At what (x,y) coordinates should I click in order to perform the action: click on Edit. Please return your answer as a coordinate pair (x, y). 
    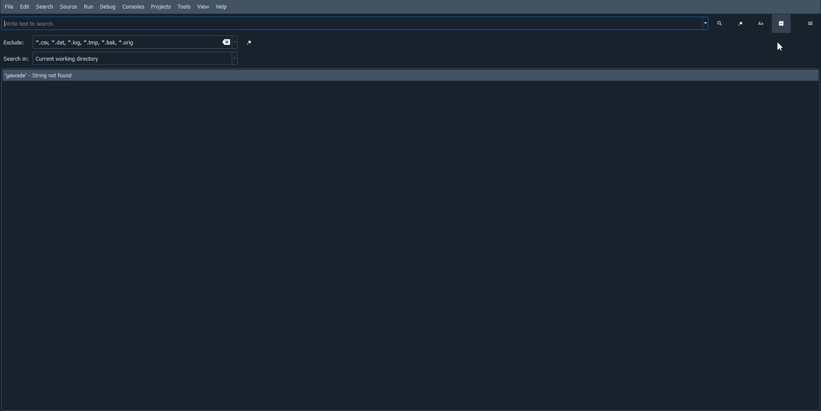
    Looking at the image, I should click on (24, 6).